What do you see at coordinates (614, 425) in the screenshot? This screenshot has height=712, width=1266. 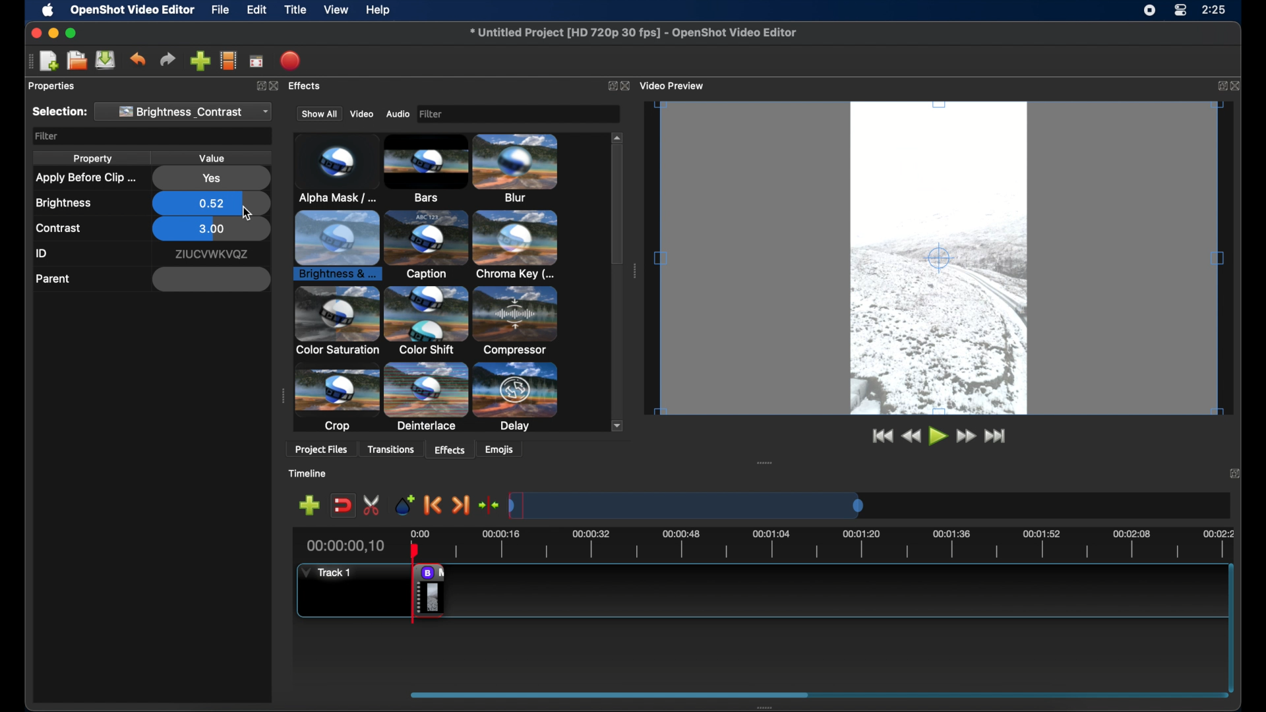 I see `scroll down arrow` at bounding box center [614, 425].